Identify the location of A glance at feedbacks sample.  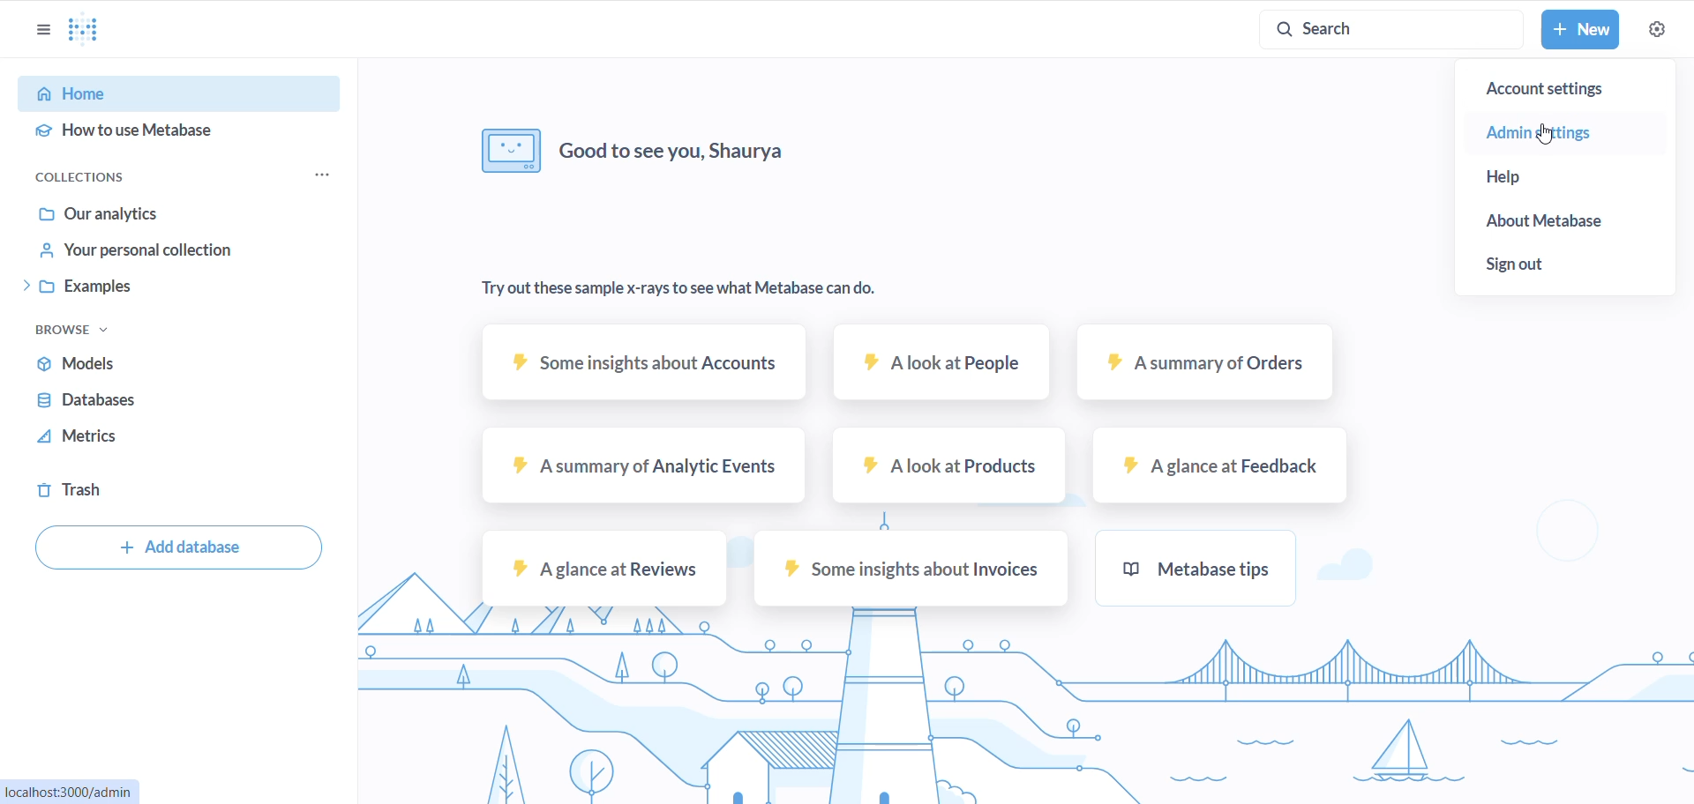
(1220, 466).